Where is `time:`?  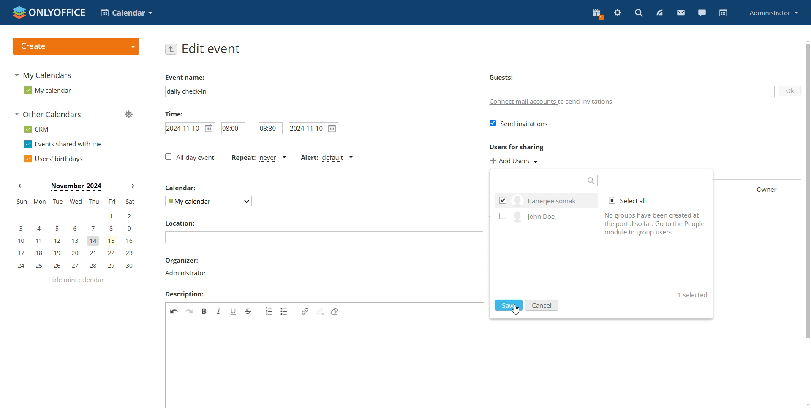
time: is located at coordinates (174, 113).